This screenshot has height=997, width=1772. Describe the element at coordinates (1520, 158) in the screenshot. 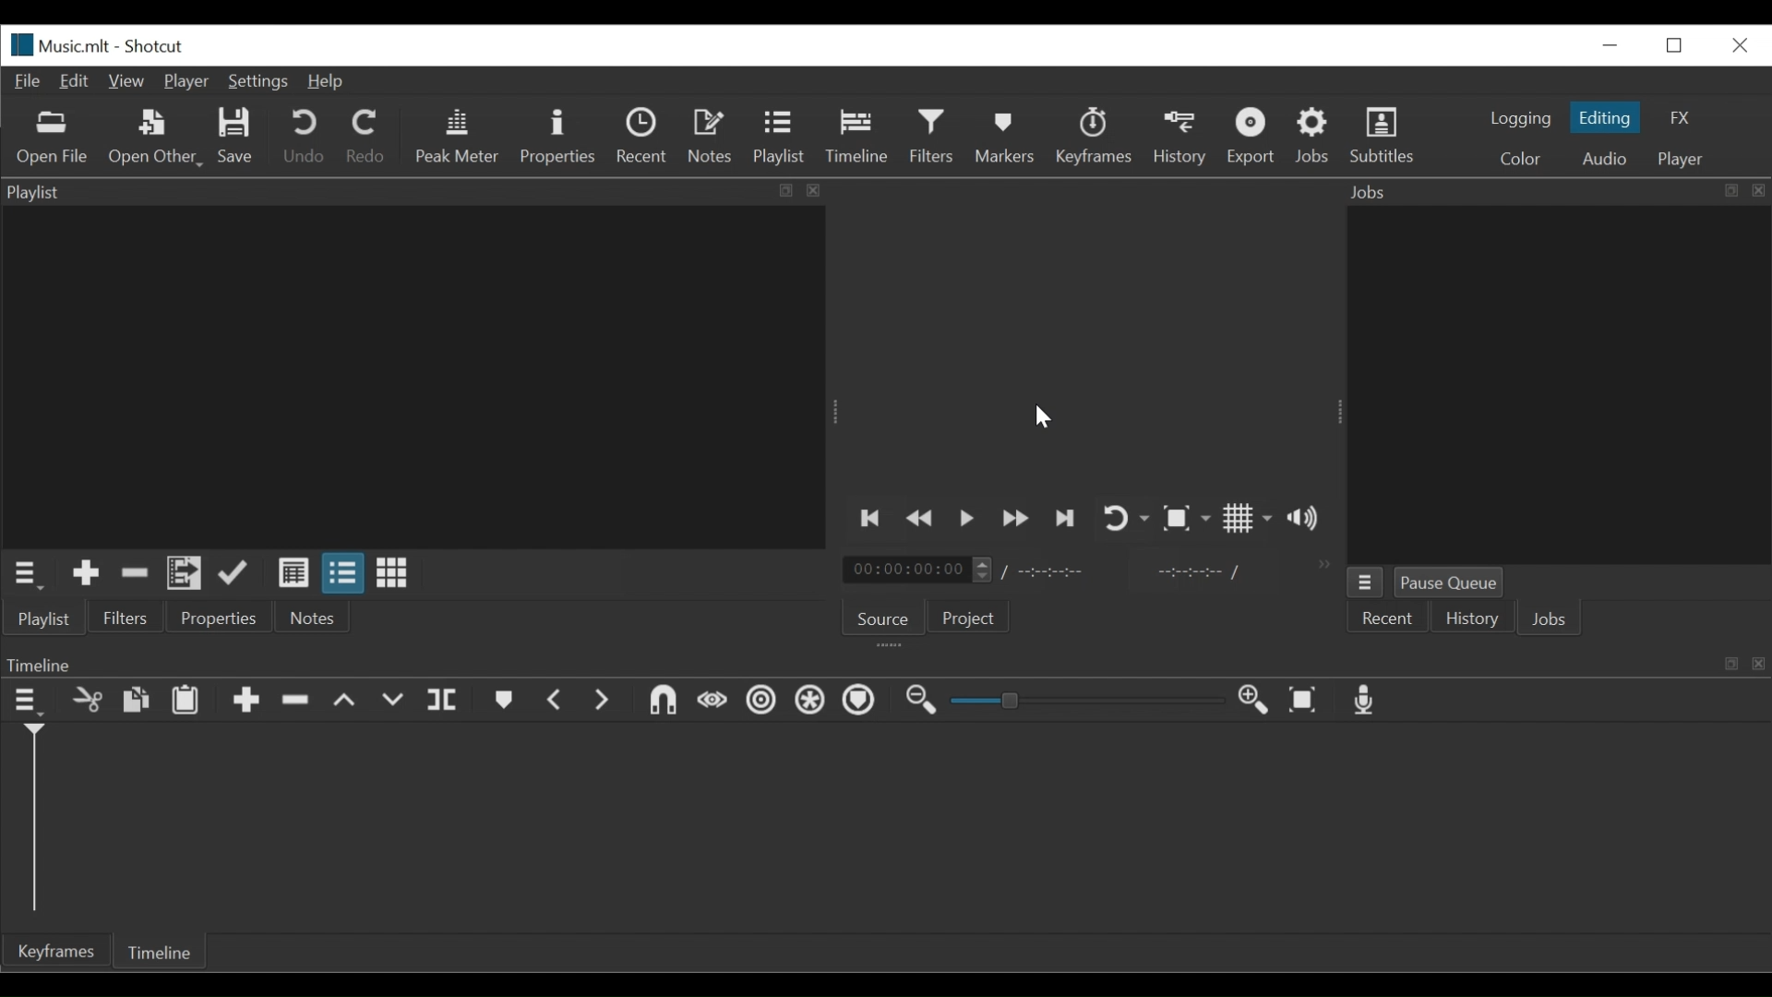

I see `Color` at that location.